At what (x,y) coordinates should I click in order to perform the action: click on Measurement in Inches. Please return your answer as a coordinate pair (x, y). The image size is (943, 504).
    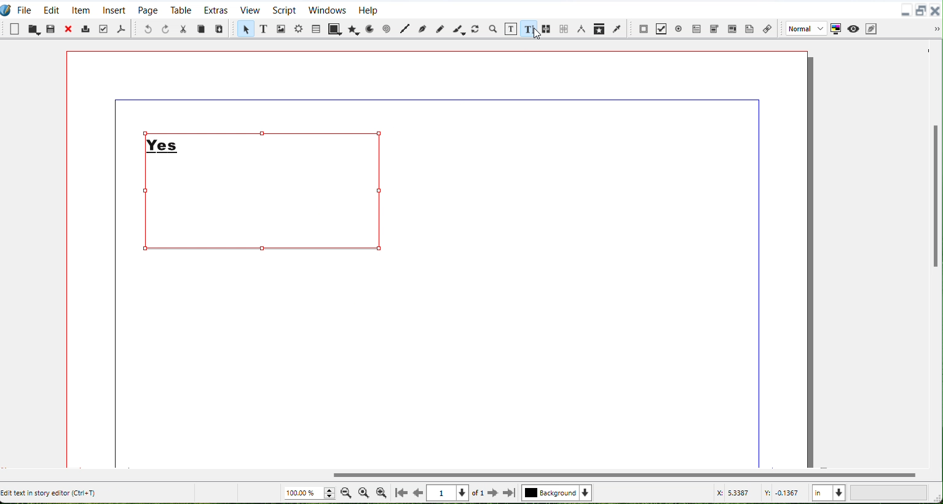
    Looking at the image, I should click on (829, 492).